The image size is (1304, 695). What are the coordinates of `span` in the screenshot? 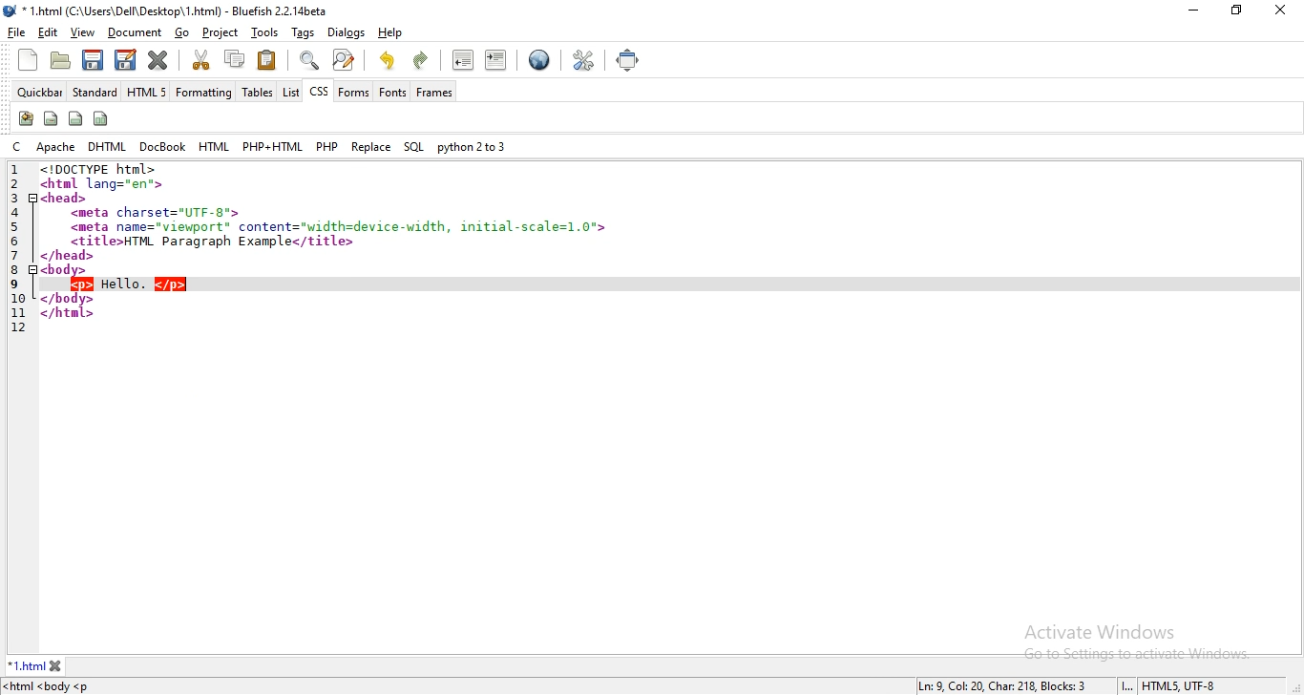 It's located at (52, 117).